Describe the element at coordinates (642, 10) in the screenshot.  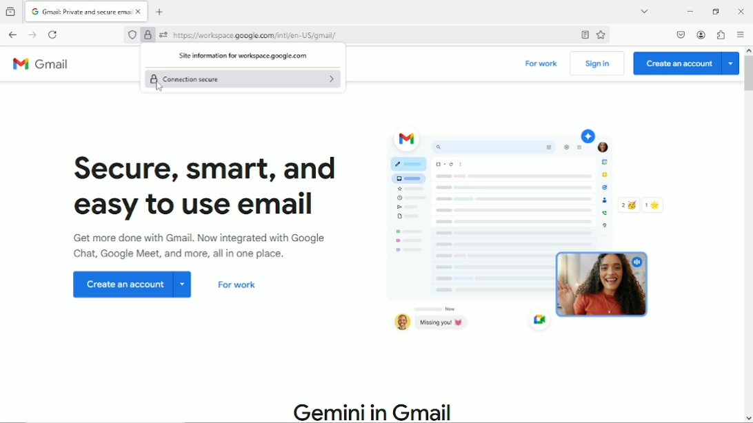
I see `List all tabs` at that location.